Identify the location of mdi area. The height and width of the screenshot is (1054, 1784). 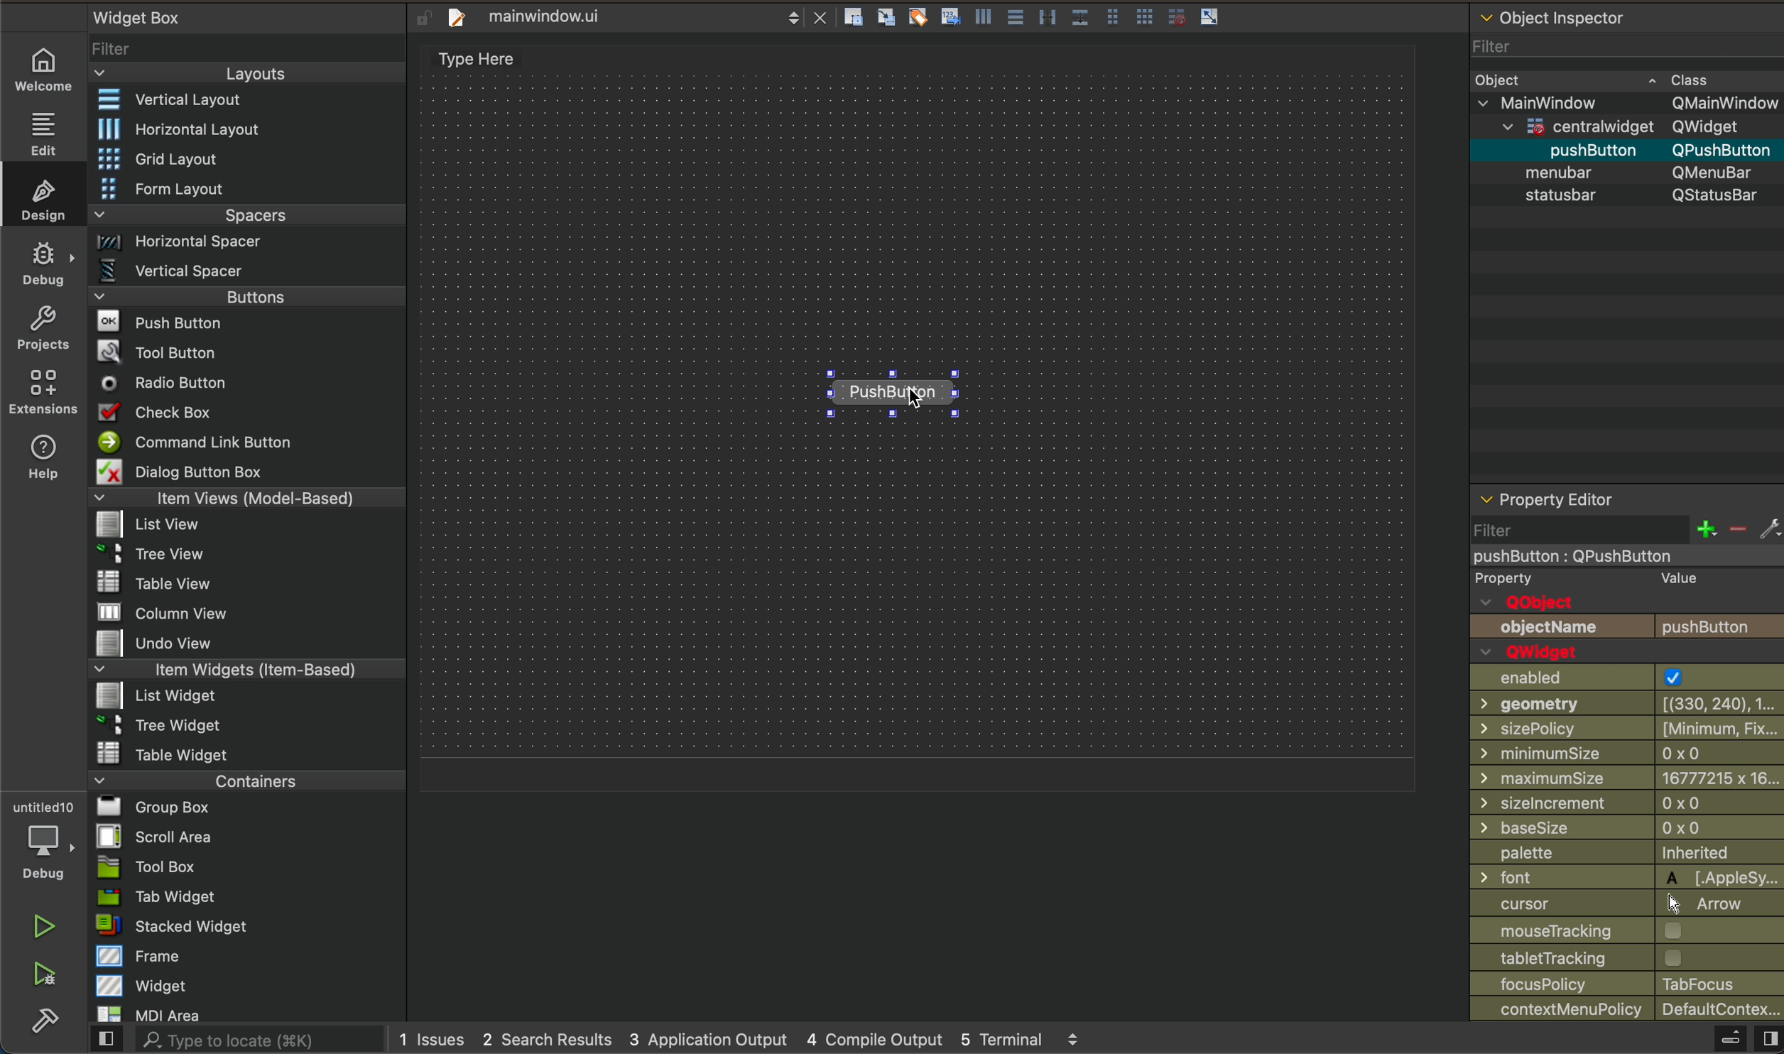
(244, 1014).